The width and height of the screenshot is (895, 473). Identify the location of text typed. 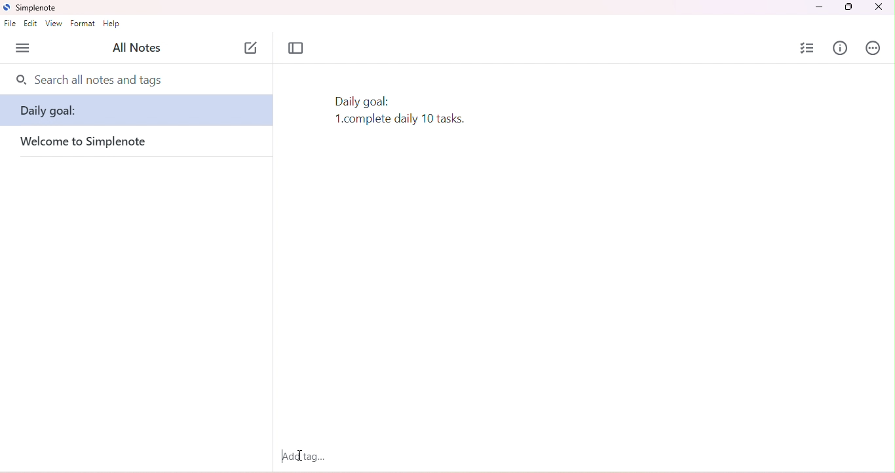
(407, 112).